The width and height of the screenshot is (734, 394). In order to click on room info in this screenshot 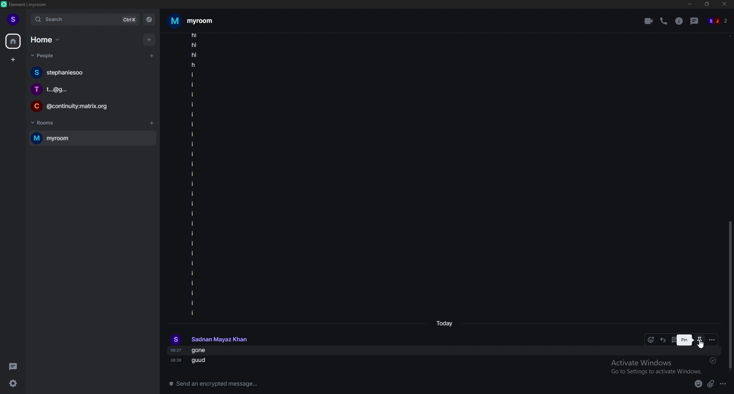, I will do `click(679, 21)`.